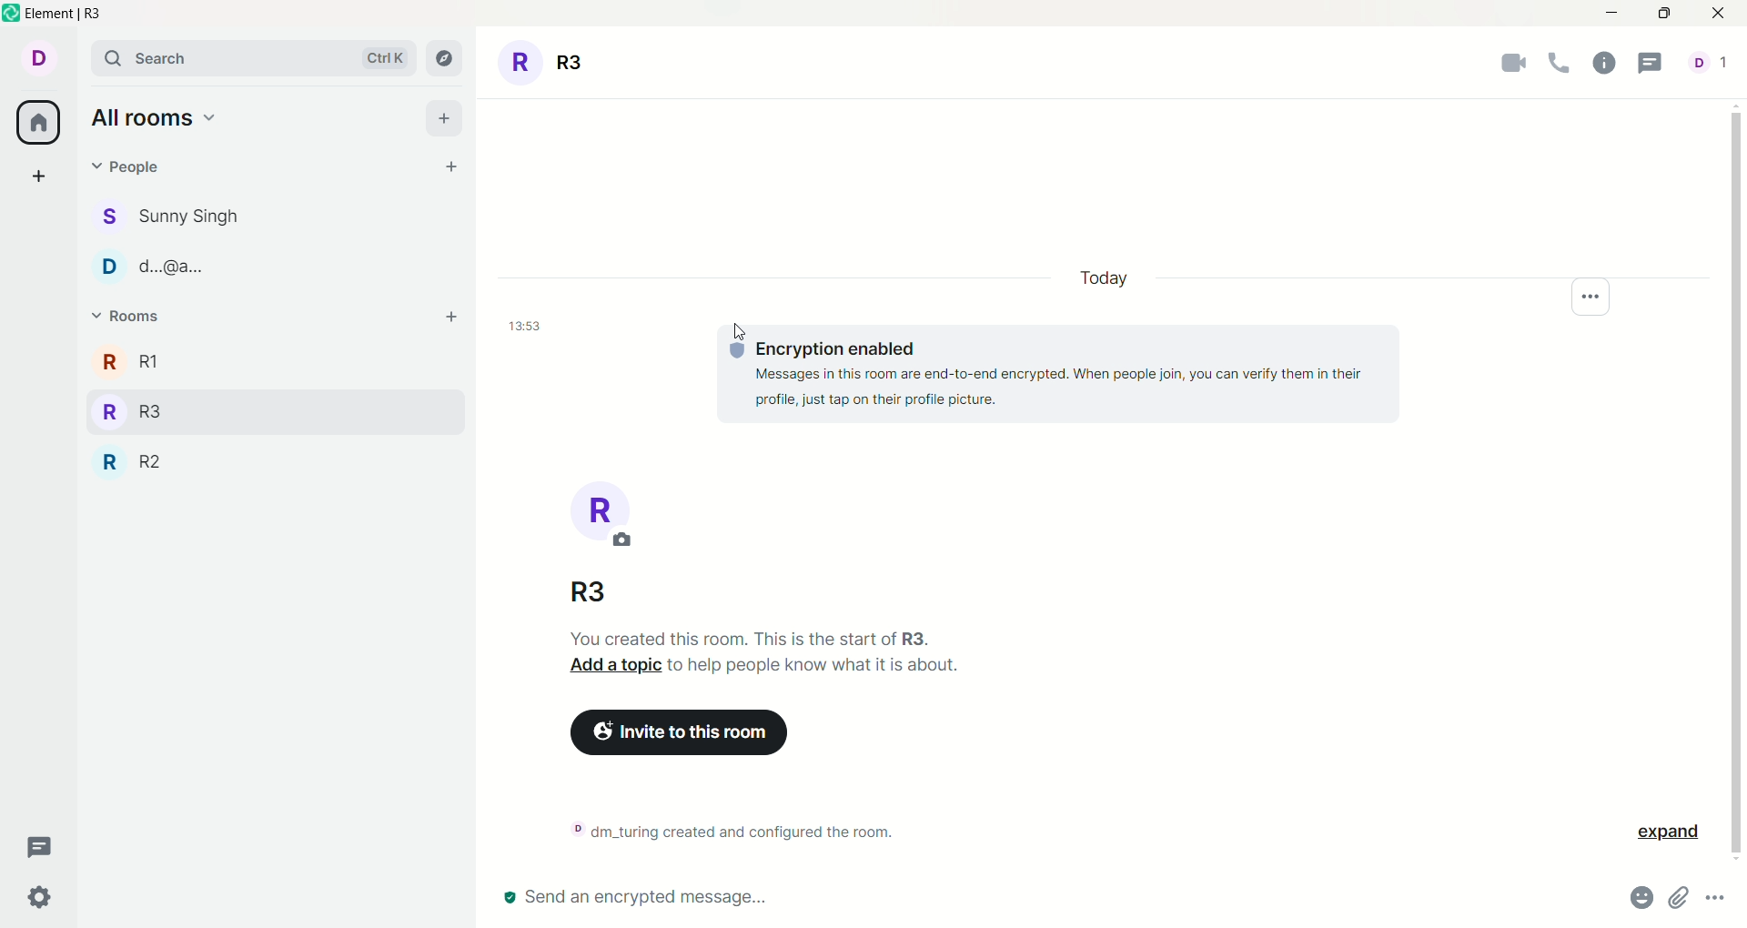 The image size is (1747, 928). Describe the element at coordinates (134, 170) in the screenshot. I see `people` at that location.